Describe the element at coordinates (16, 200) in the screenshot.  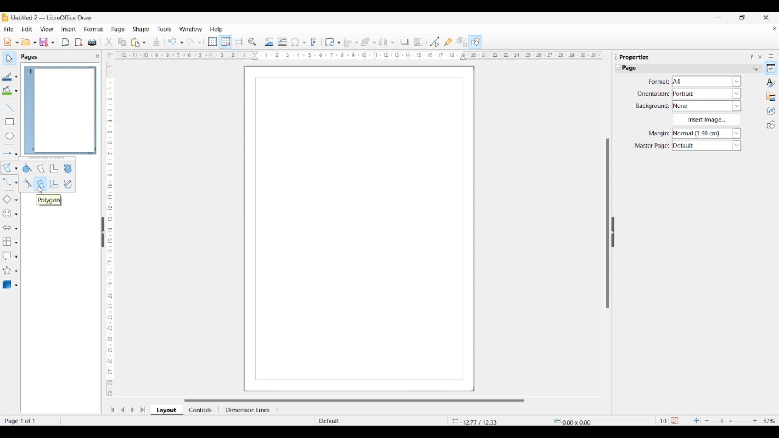
I see `Basic shape options` at that location.